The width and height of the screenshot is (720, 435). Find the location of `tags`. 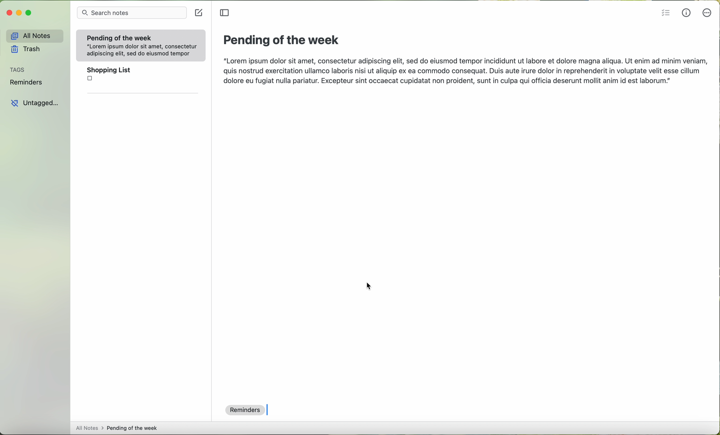

tags is located at coordinates (18, 70).